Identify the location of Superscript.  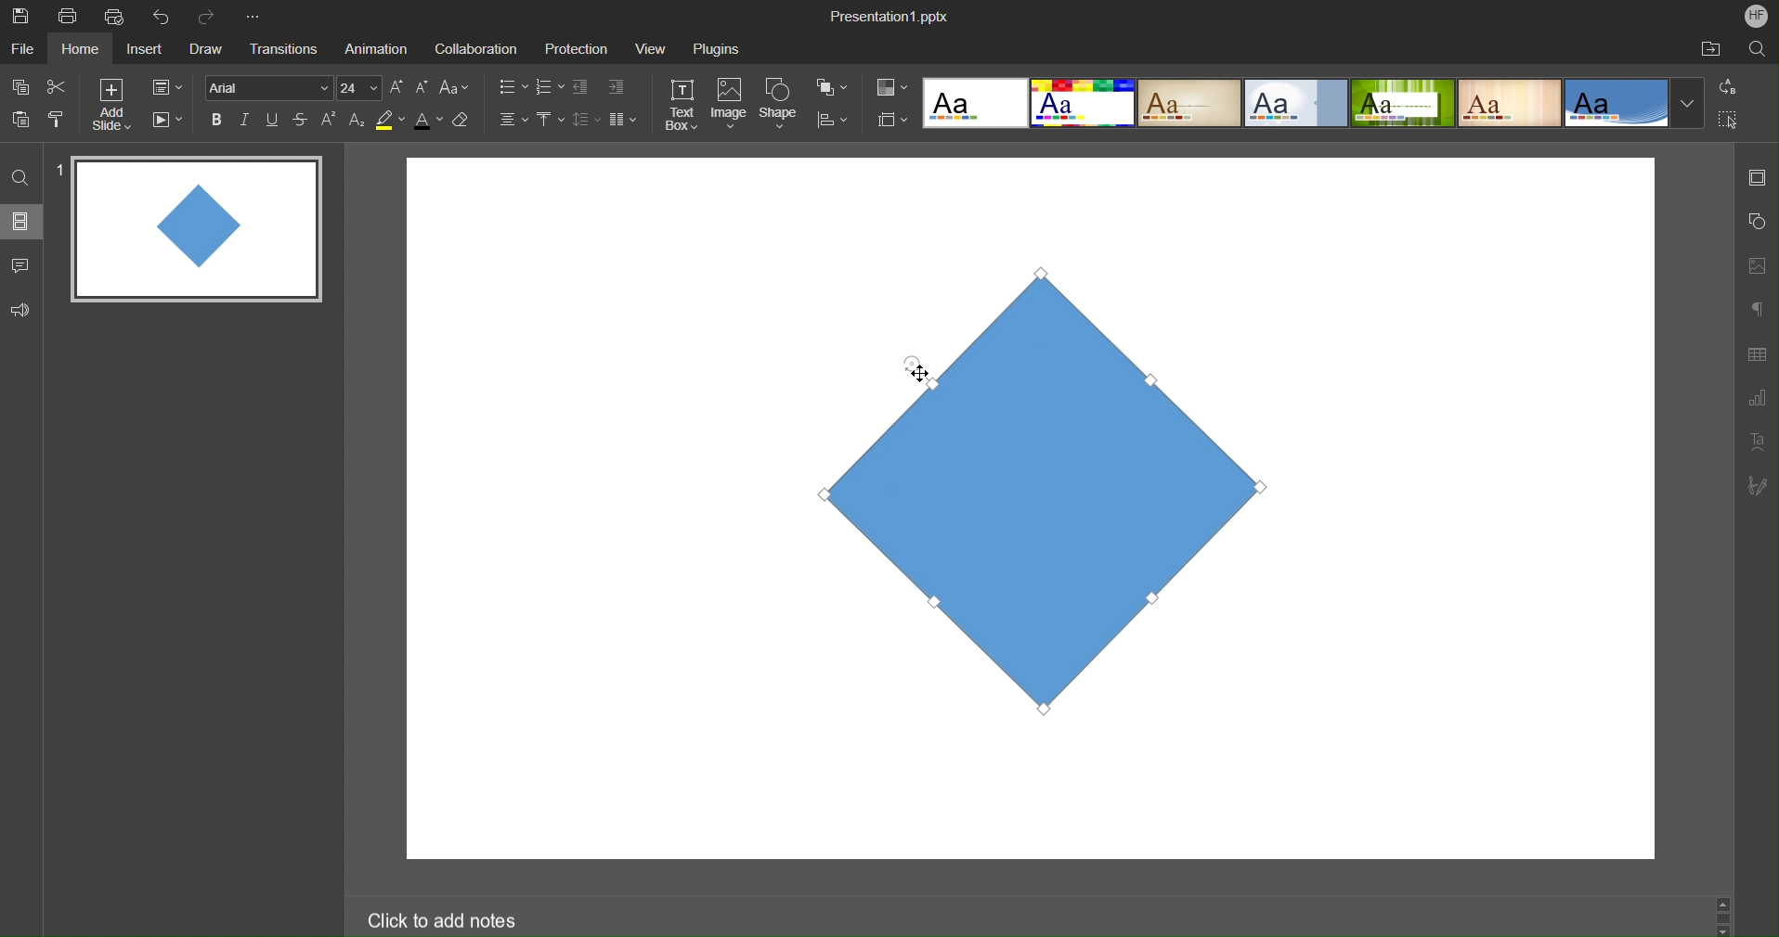
(328, 121).